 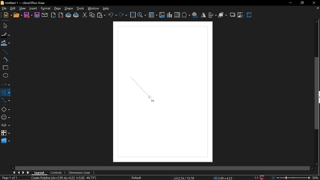 What do you see at coordinates (69, 9) in the screenshot?
I see `shape` at bounding box center [69, 9].